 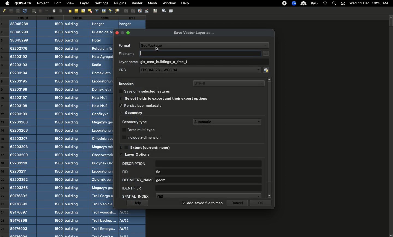 I want to click on code, so click(x=51, y=126).